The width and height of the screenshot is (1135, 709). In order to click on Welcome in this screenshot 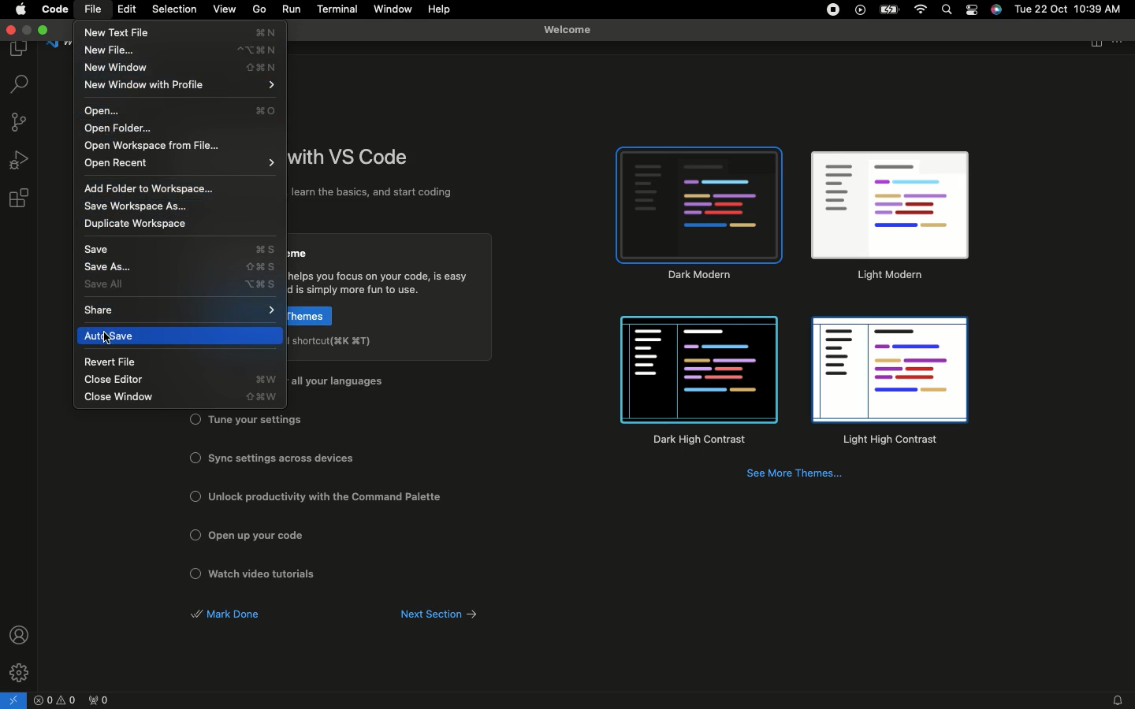, I will do `click(572, 26)`.